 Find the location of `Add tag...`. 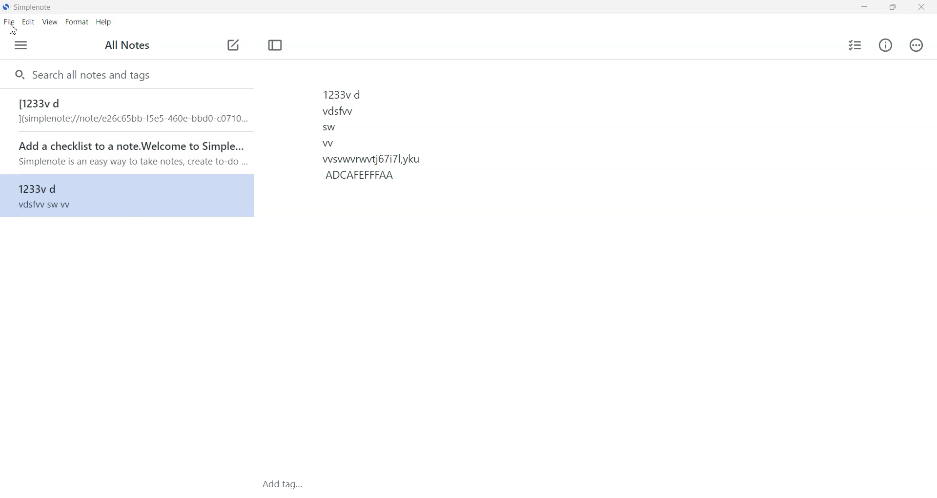

Add tag... is located at coordinates (290, 483).